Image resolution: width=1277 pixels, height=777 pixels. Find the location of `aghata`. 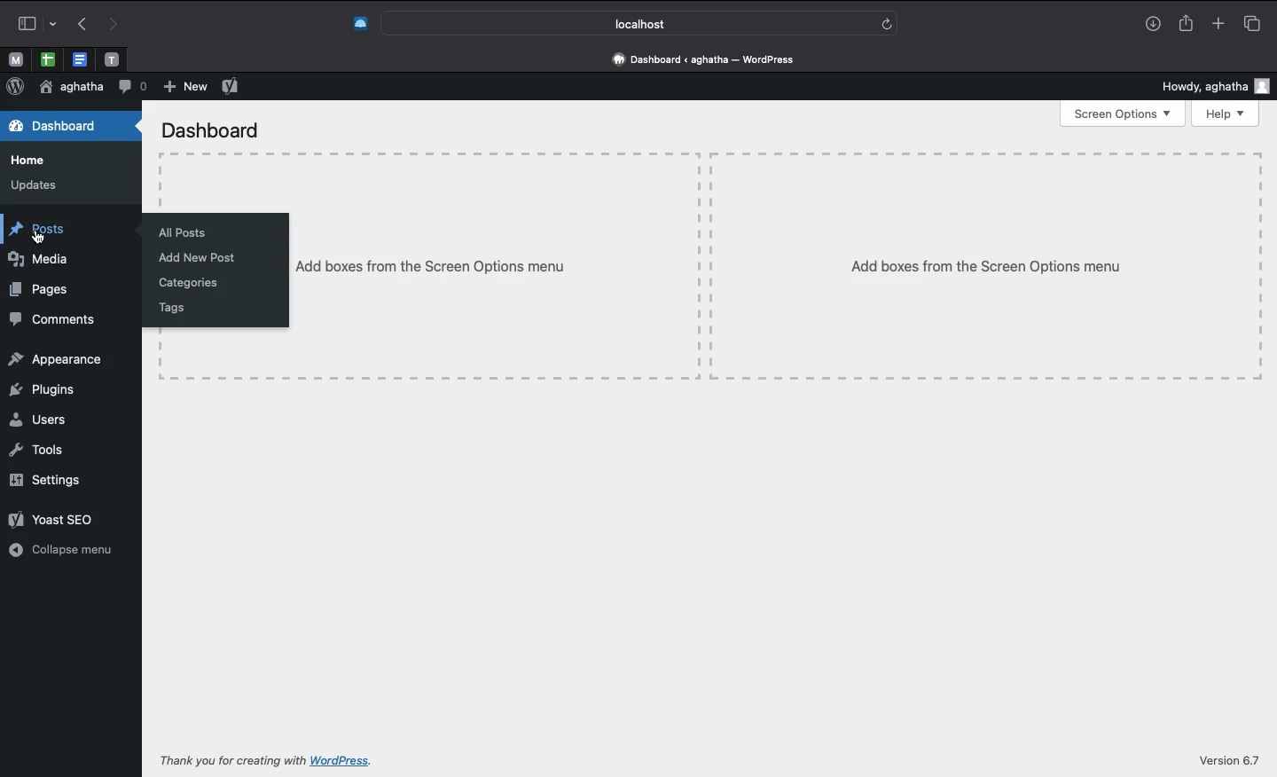

aghata is located at coordinates (71, 88).